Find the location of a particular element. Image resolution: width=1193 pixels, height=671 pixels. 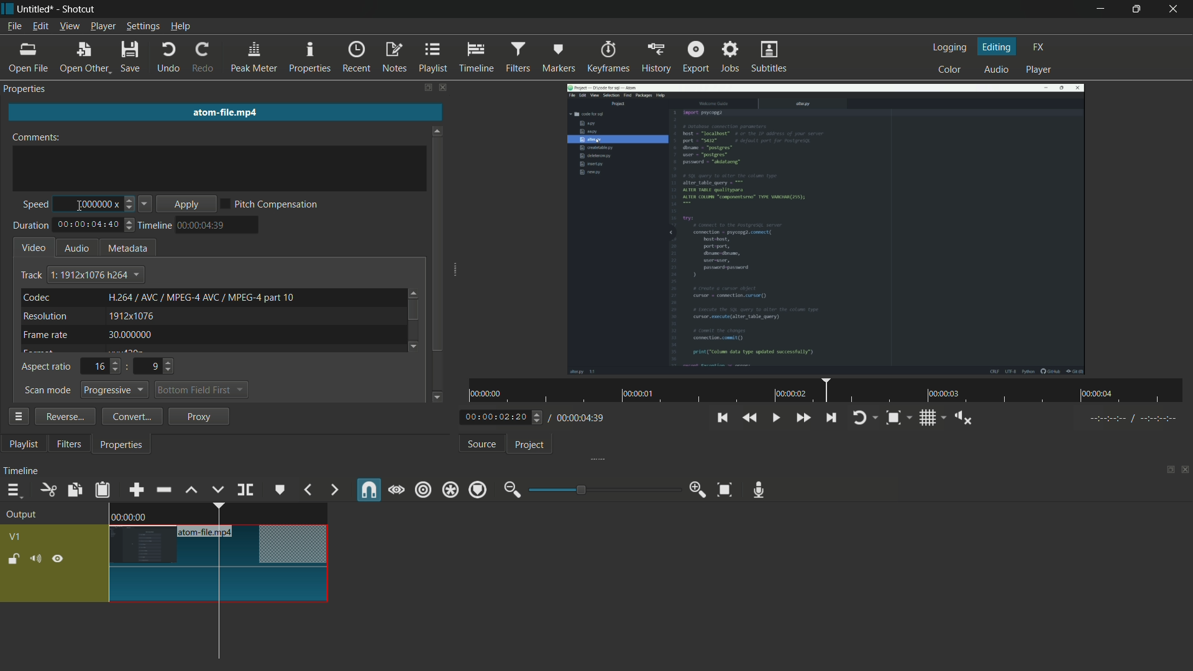

toggle play or pause is located at coordinates (774, 418).